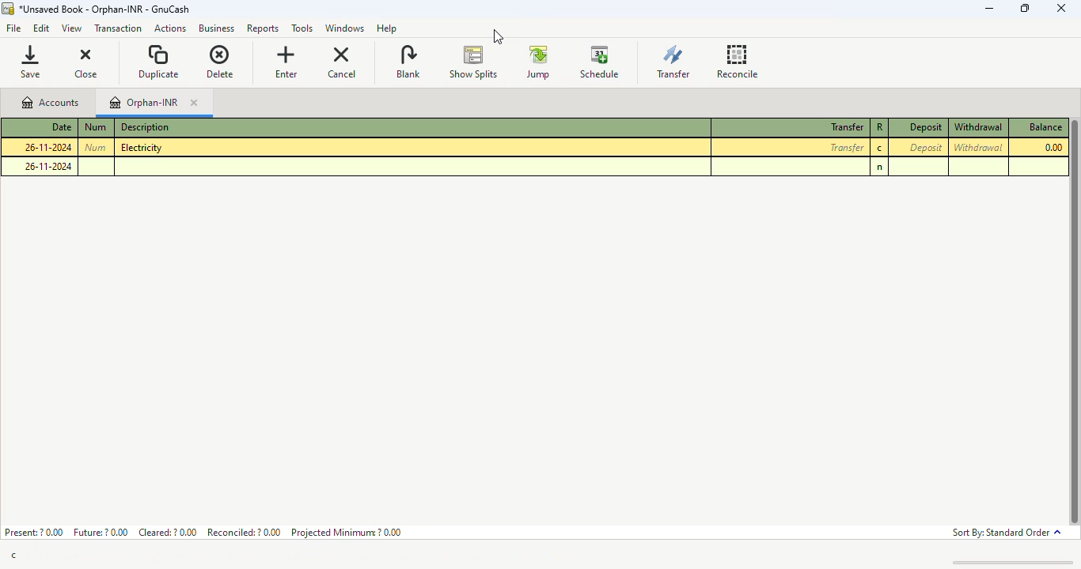 This screenshot has height=569, width=1081. What do you see at coordinates (302, 29) in the screenshot?
I see `tools` at bounding box center [302, 29].